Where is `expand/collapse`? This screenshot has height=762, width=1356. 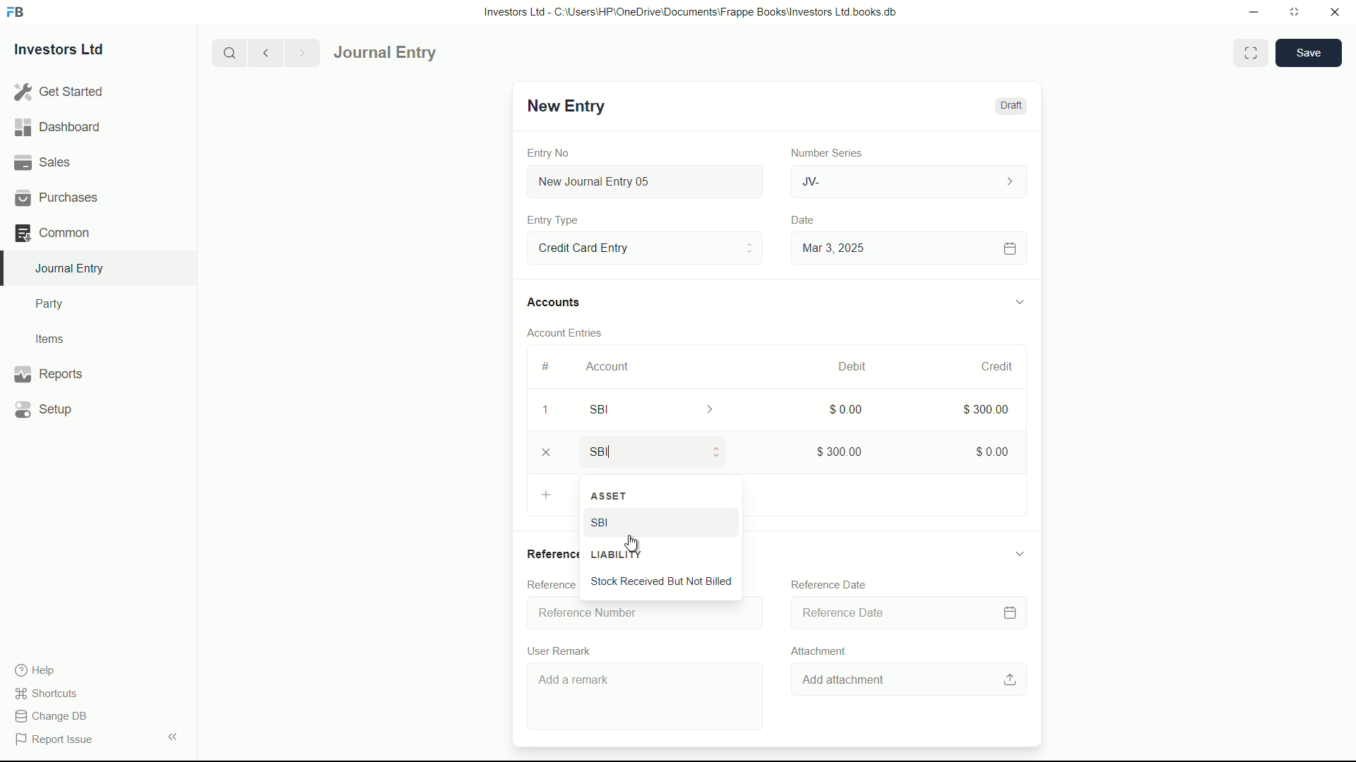 expand/collapse is located at coordinates (1018, 300).